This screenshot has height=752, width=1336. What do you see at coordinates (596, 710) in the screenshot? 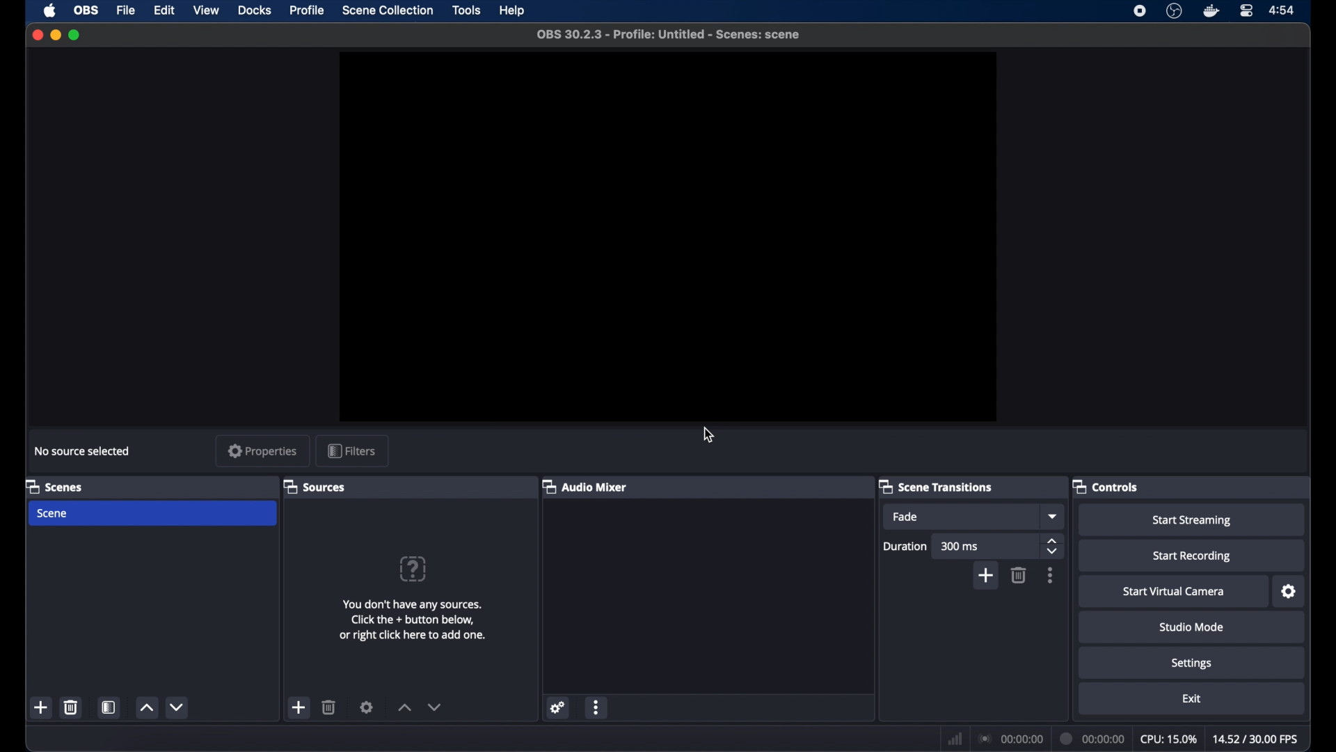
I see `more options` at bounding box center [596, 710].